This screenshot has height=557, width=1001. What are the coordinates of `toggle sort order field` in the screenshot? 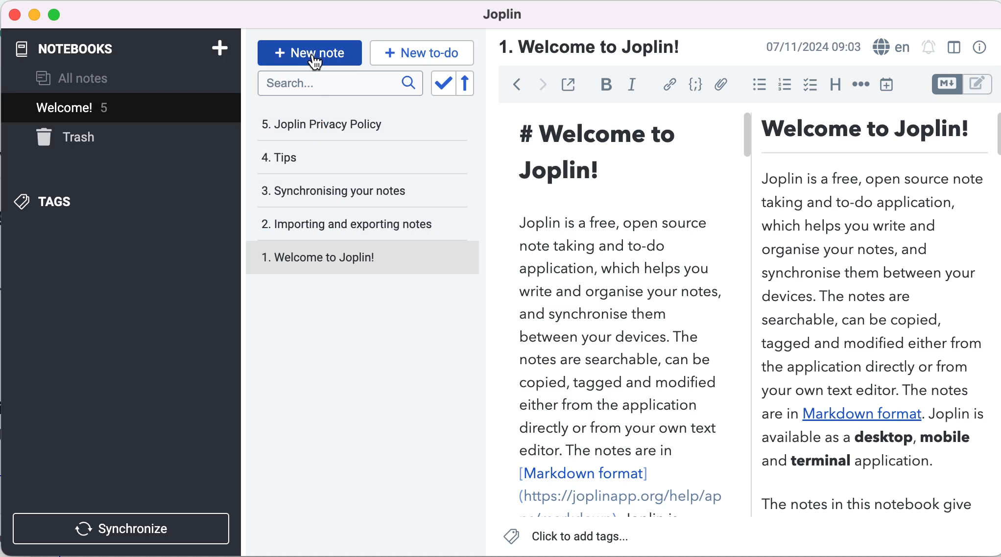 It's located at (440, 83).